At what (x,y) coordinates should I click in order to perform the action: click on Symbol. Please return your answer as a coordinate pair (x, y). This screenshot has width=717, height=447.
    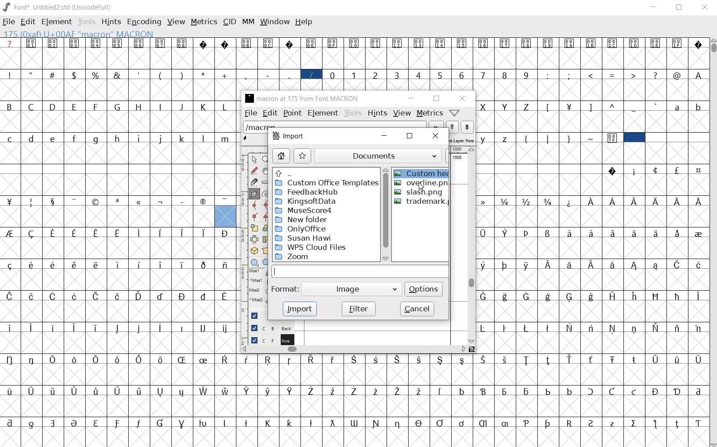
    Looking at the image, I should click on (527, 421).